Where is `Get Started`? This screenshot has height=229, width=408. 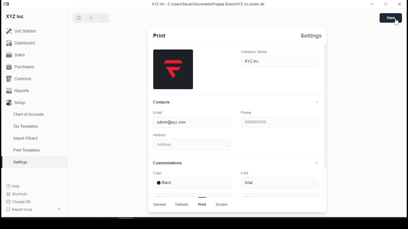 Get Started is located at coordinates (23, 31).